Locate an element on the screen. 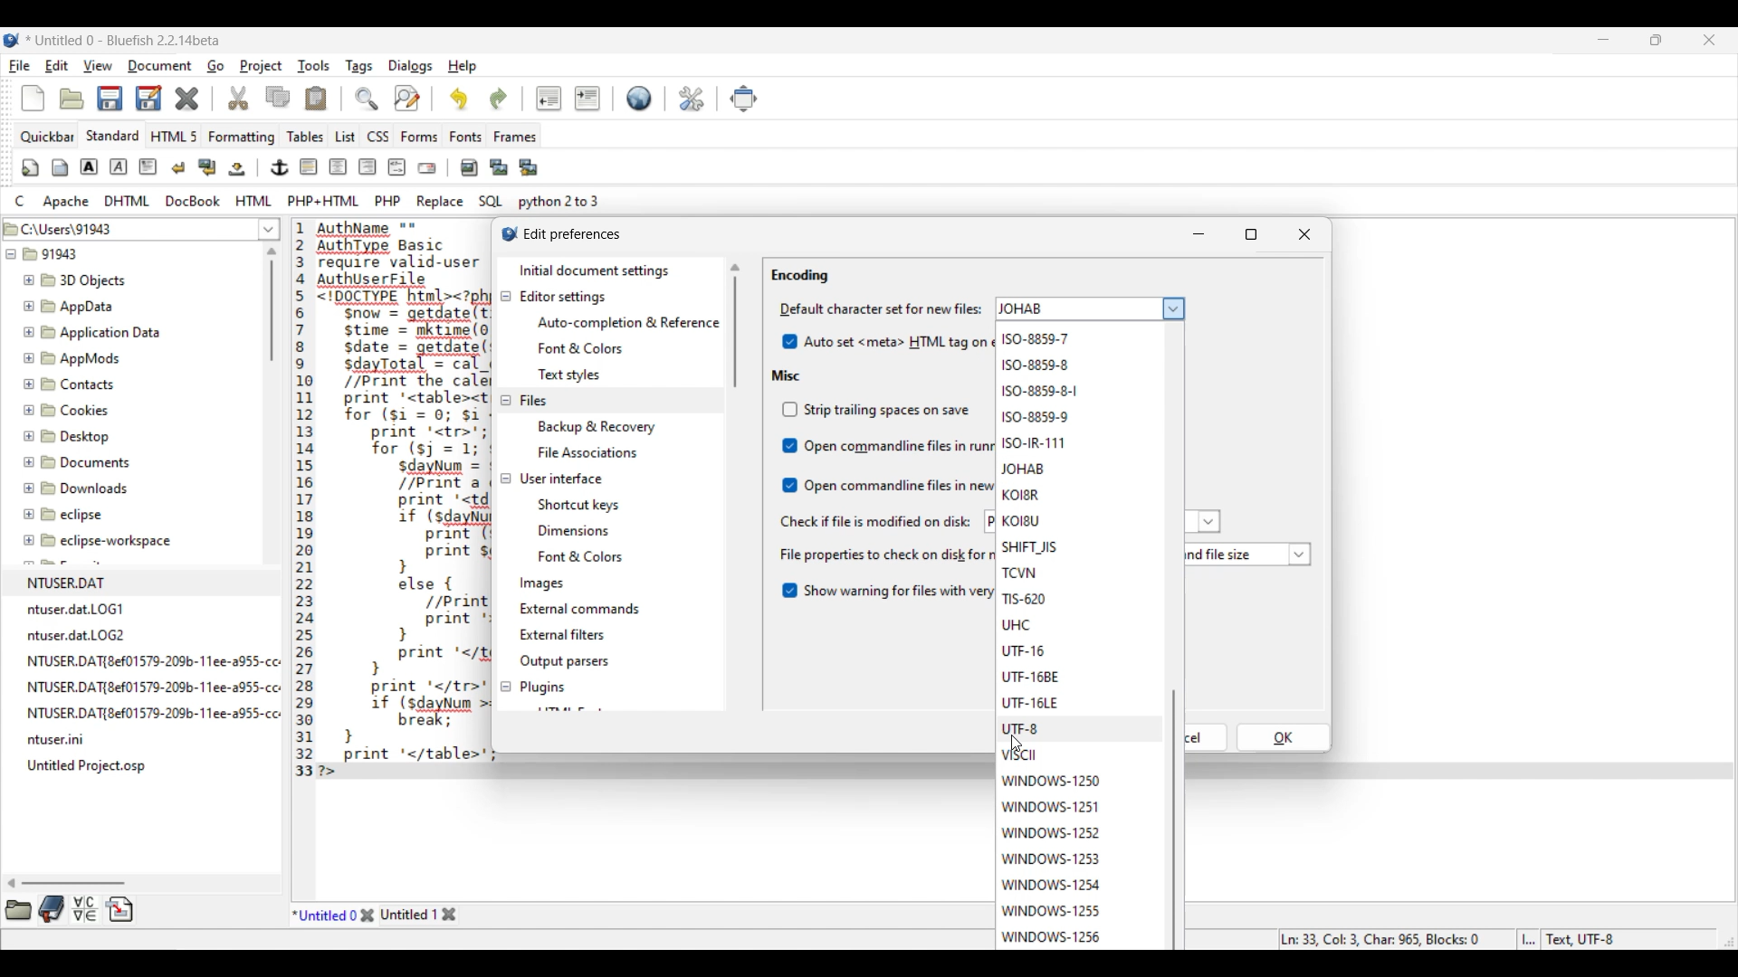  OK is located at coordinates (1284, 736).